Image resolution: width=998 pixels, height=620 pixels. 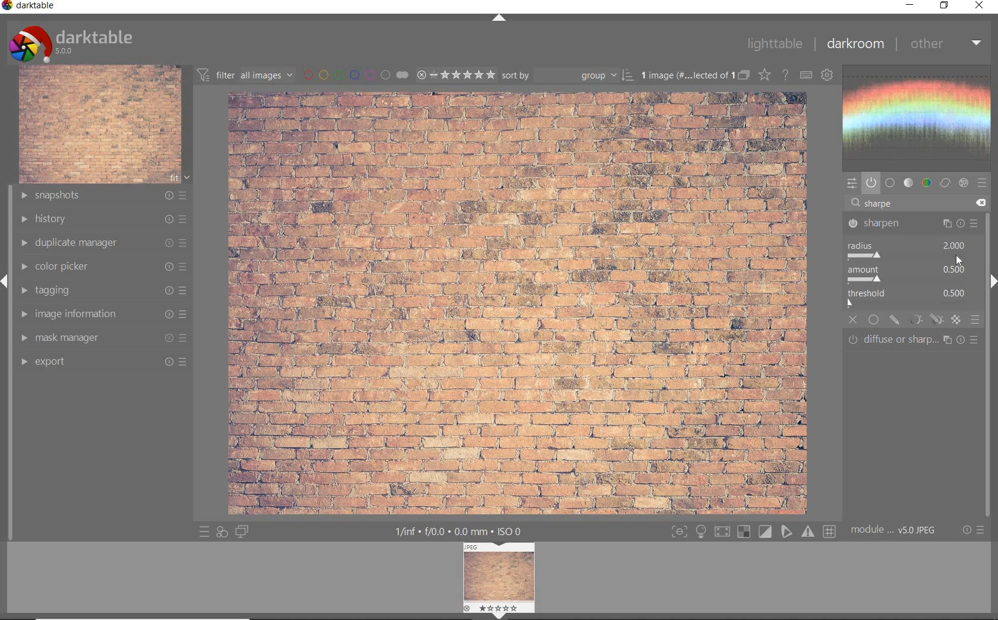 I want to click on filter by image color label, so click(x=354, y=74).